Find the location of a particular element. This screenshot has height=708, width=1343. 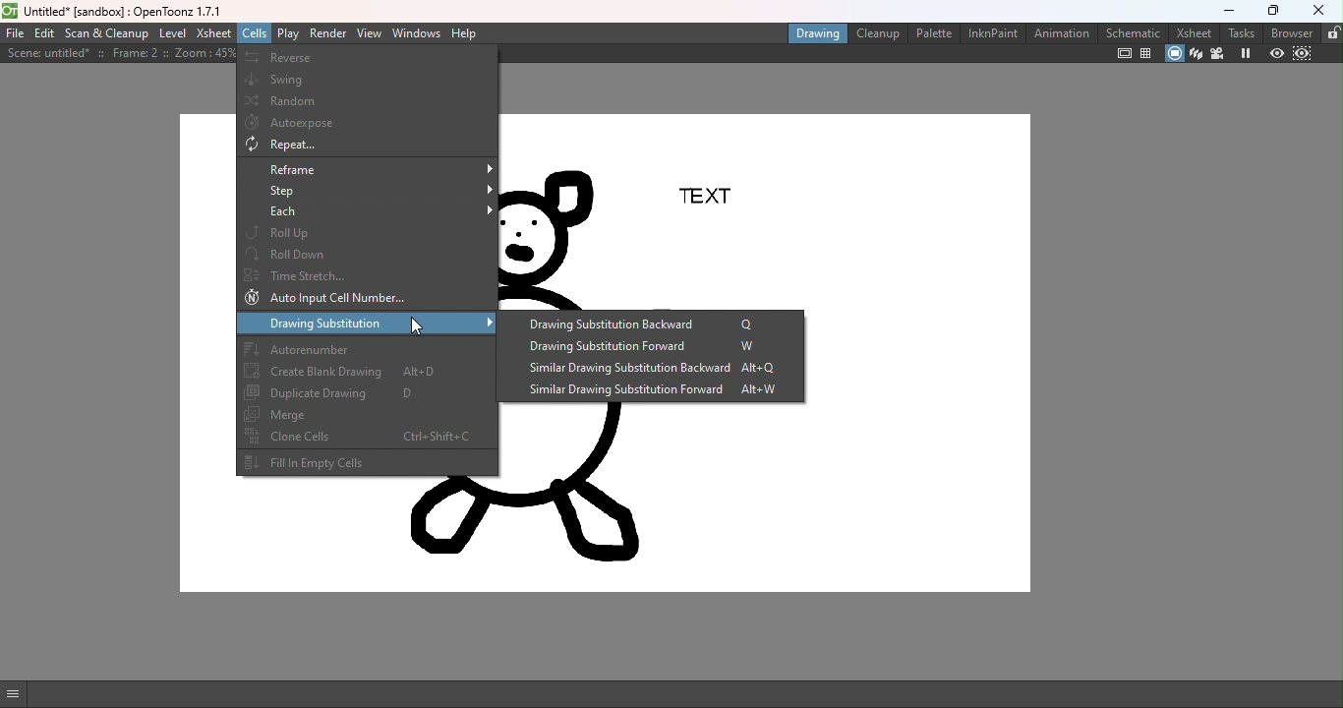

Xsheet is located at coordinates (1191, 32).